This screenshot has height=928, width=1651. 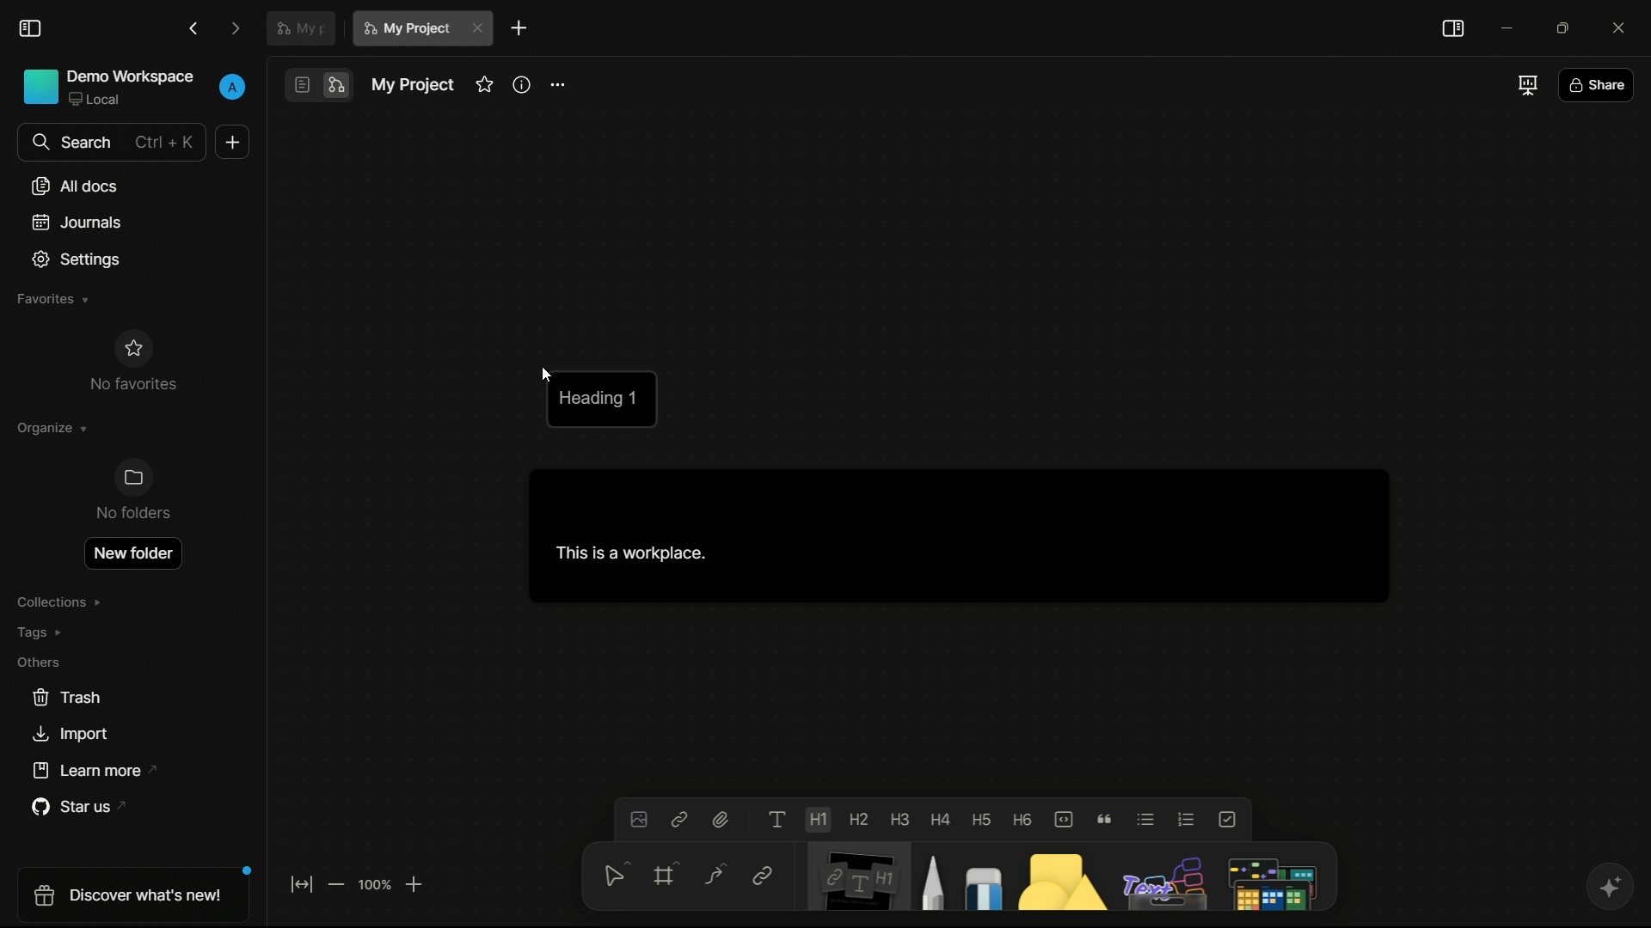 What do you see at coordinates (611, 879) in the screenshot?
I see `select` at bounding box center [611, 879].